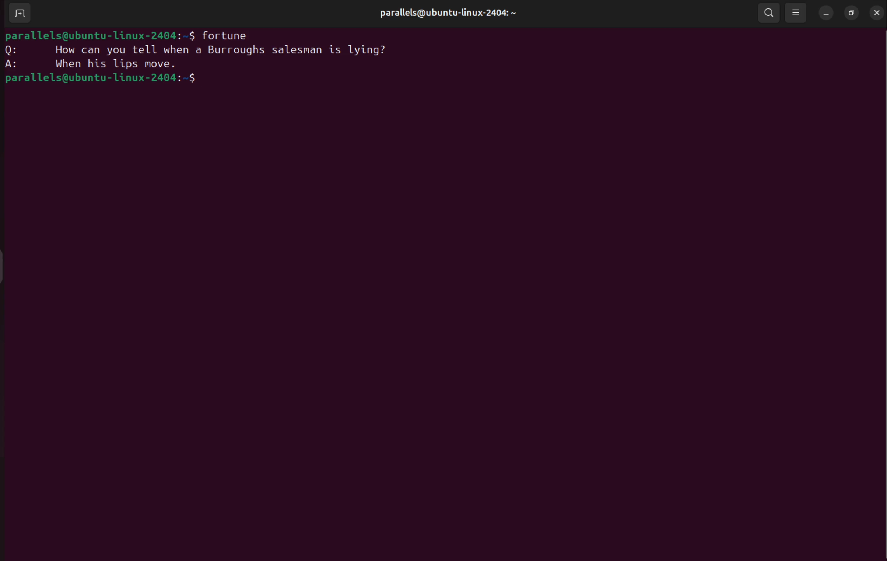  Describe the element at coordinates (100, 80) in the screenshot. I see `bash prompt` at that location.